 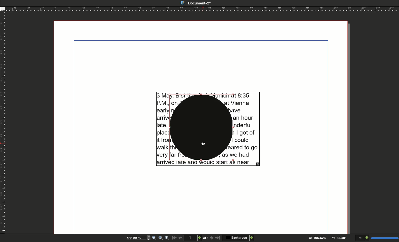 I want to click on Page count, so click(x=196, y=238).